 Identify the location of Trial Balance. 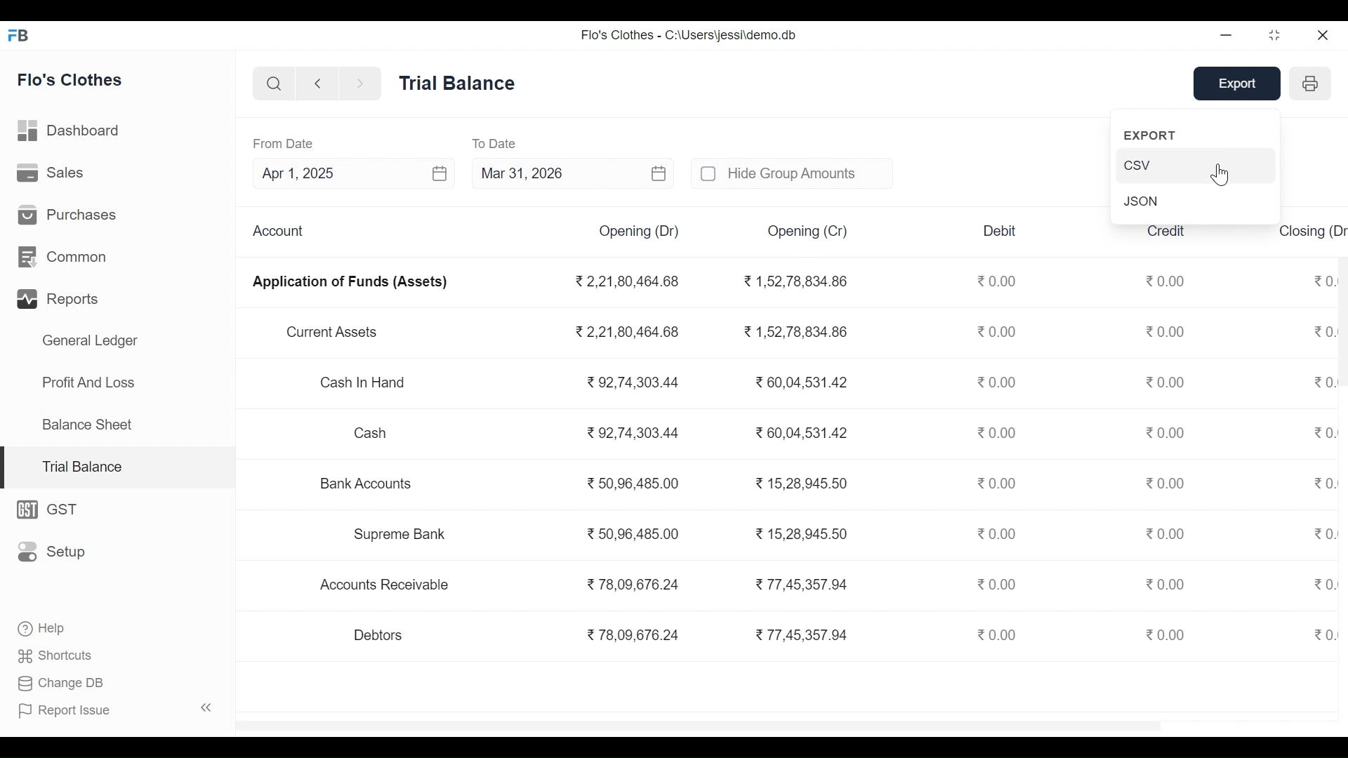
(458, 82).